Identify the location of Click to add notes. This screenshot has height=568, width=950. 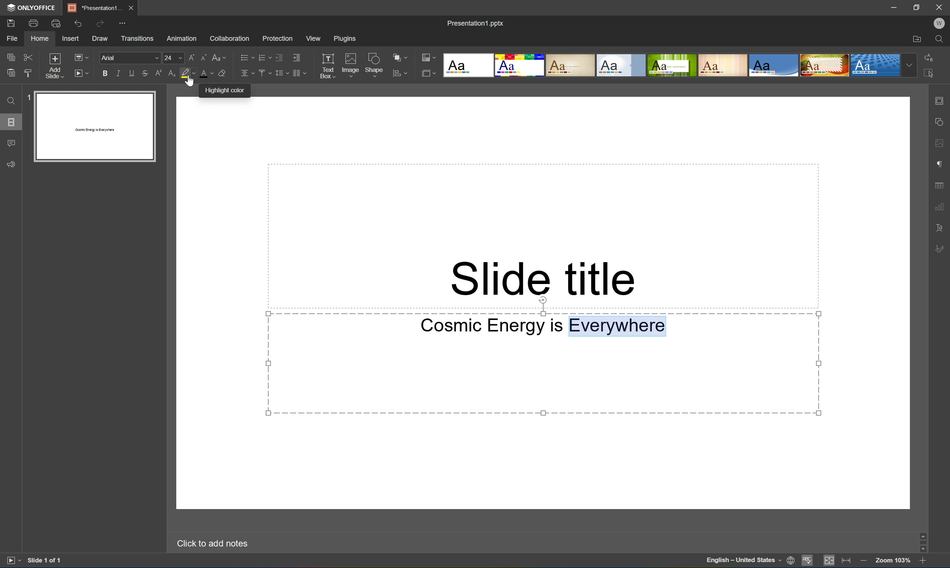
(213, 545).